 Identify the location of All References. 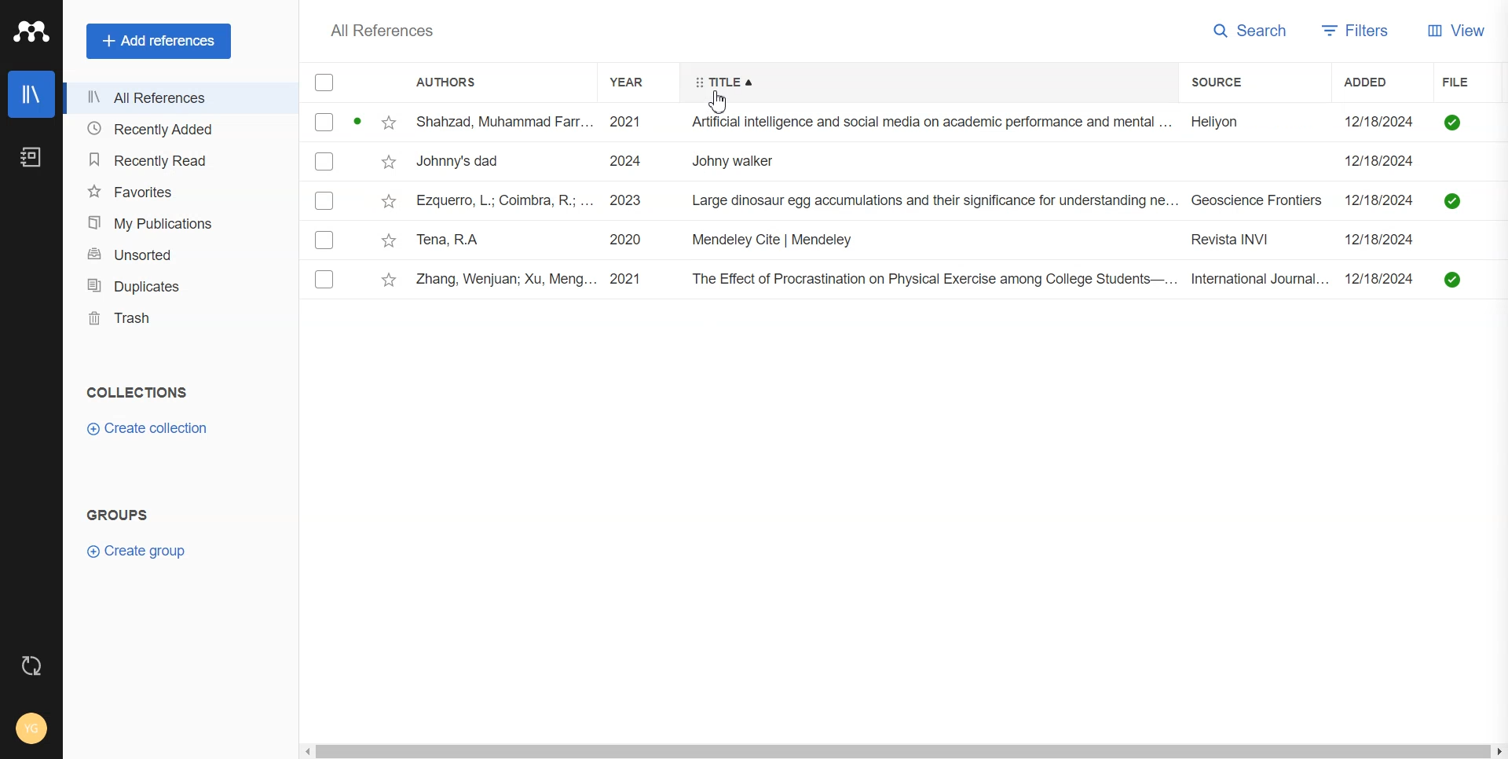
(178, 98).